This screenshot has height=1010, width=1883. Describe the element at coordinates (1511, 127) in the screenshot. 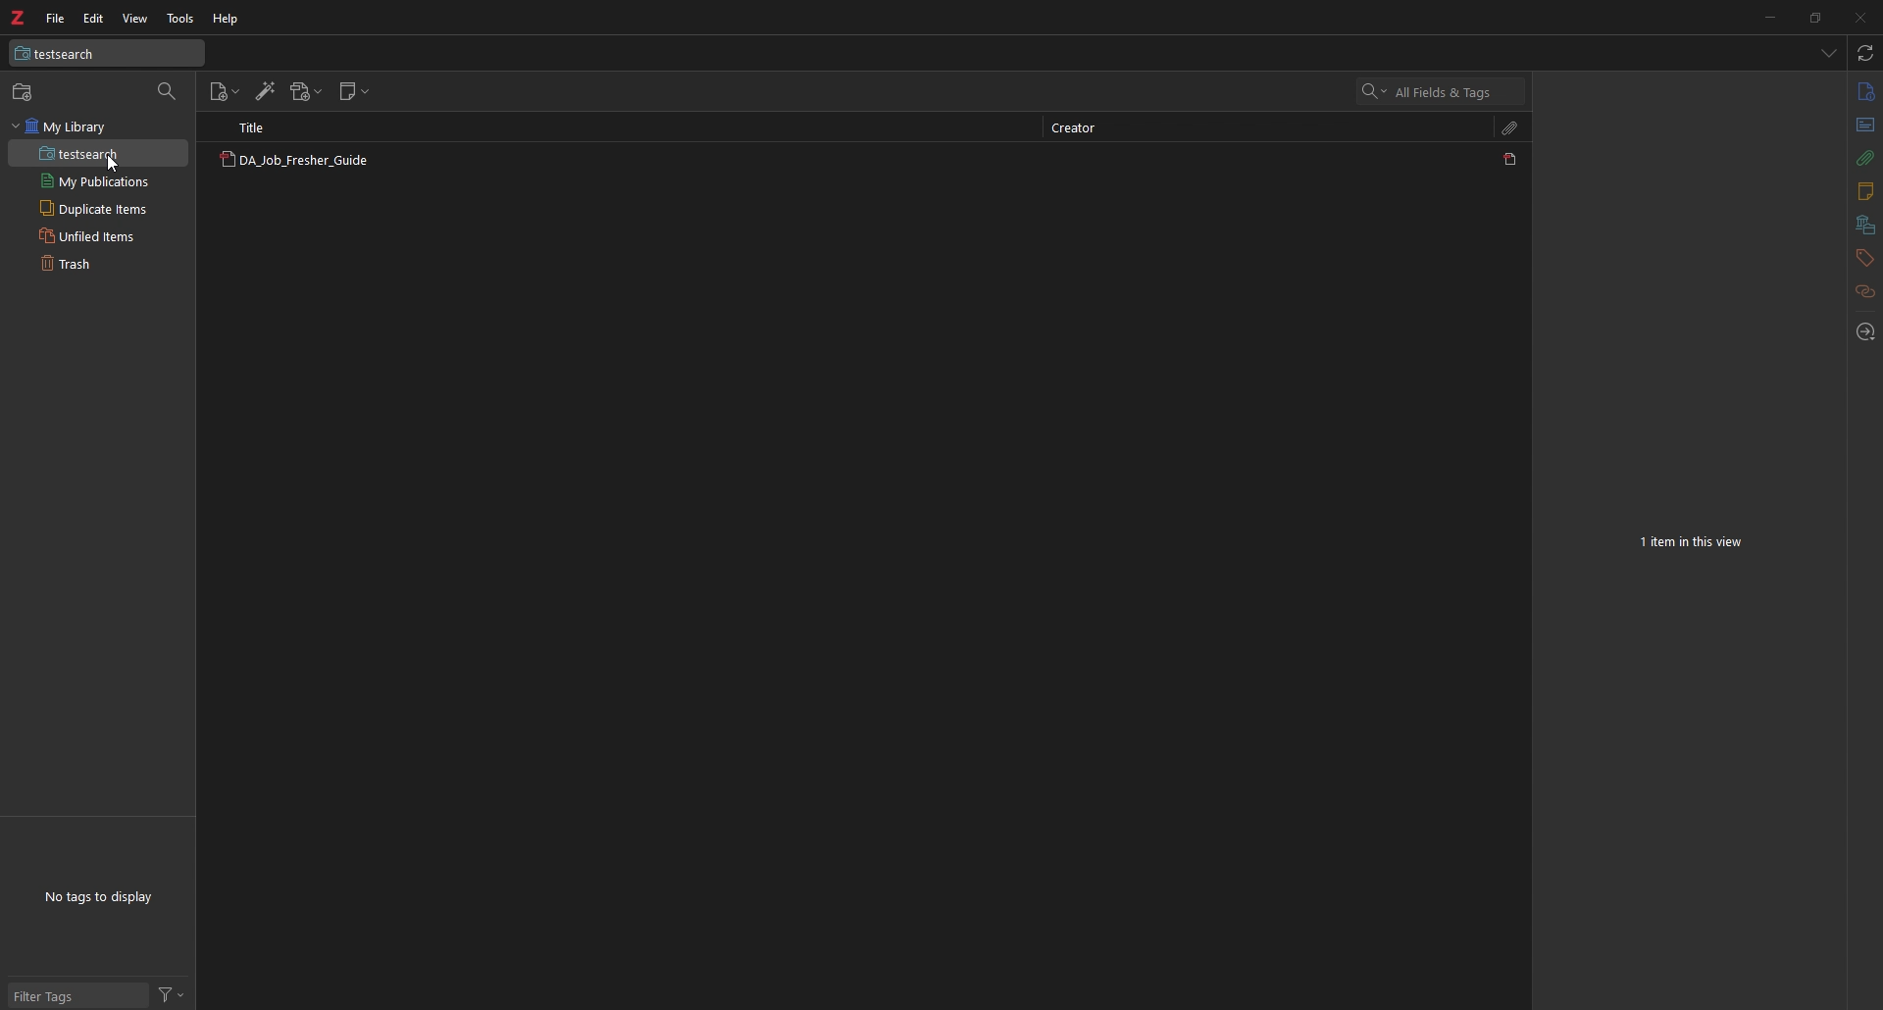

I see `attachment` at that location.